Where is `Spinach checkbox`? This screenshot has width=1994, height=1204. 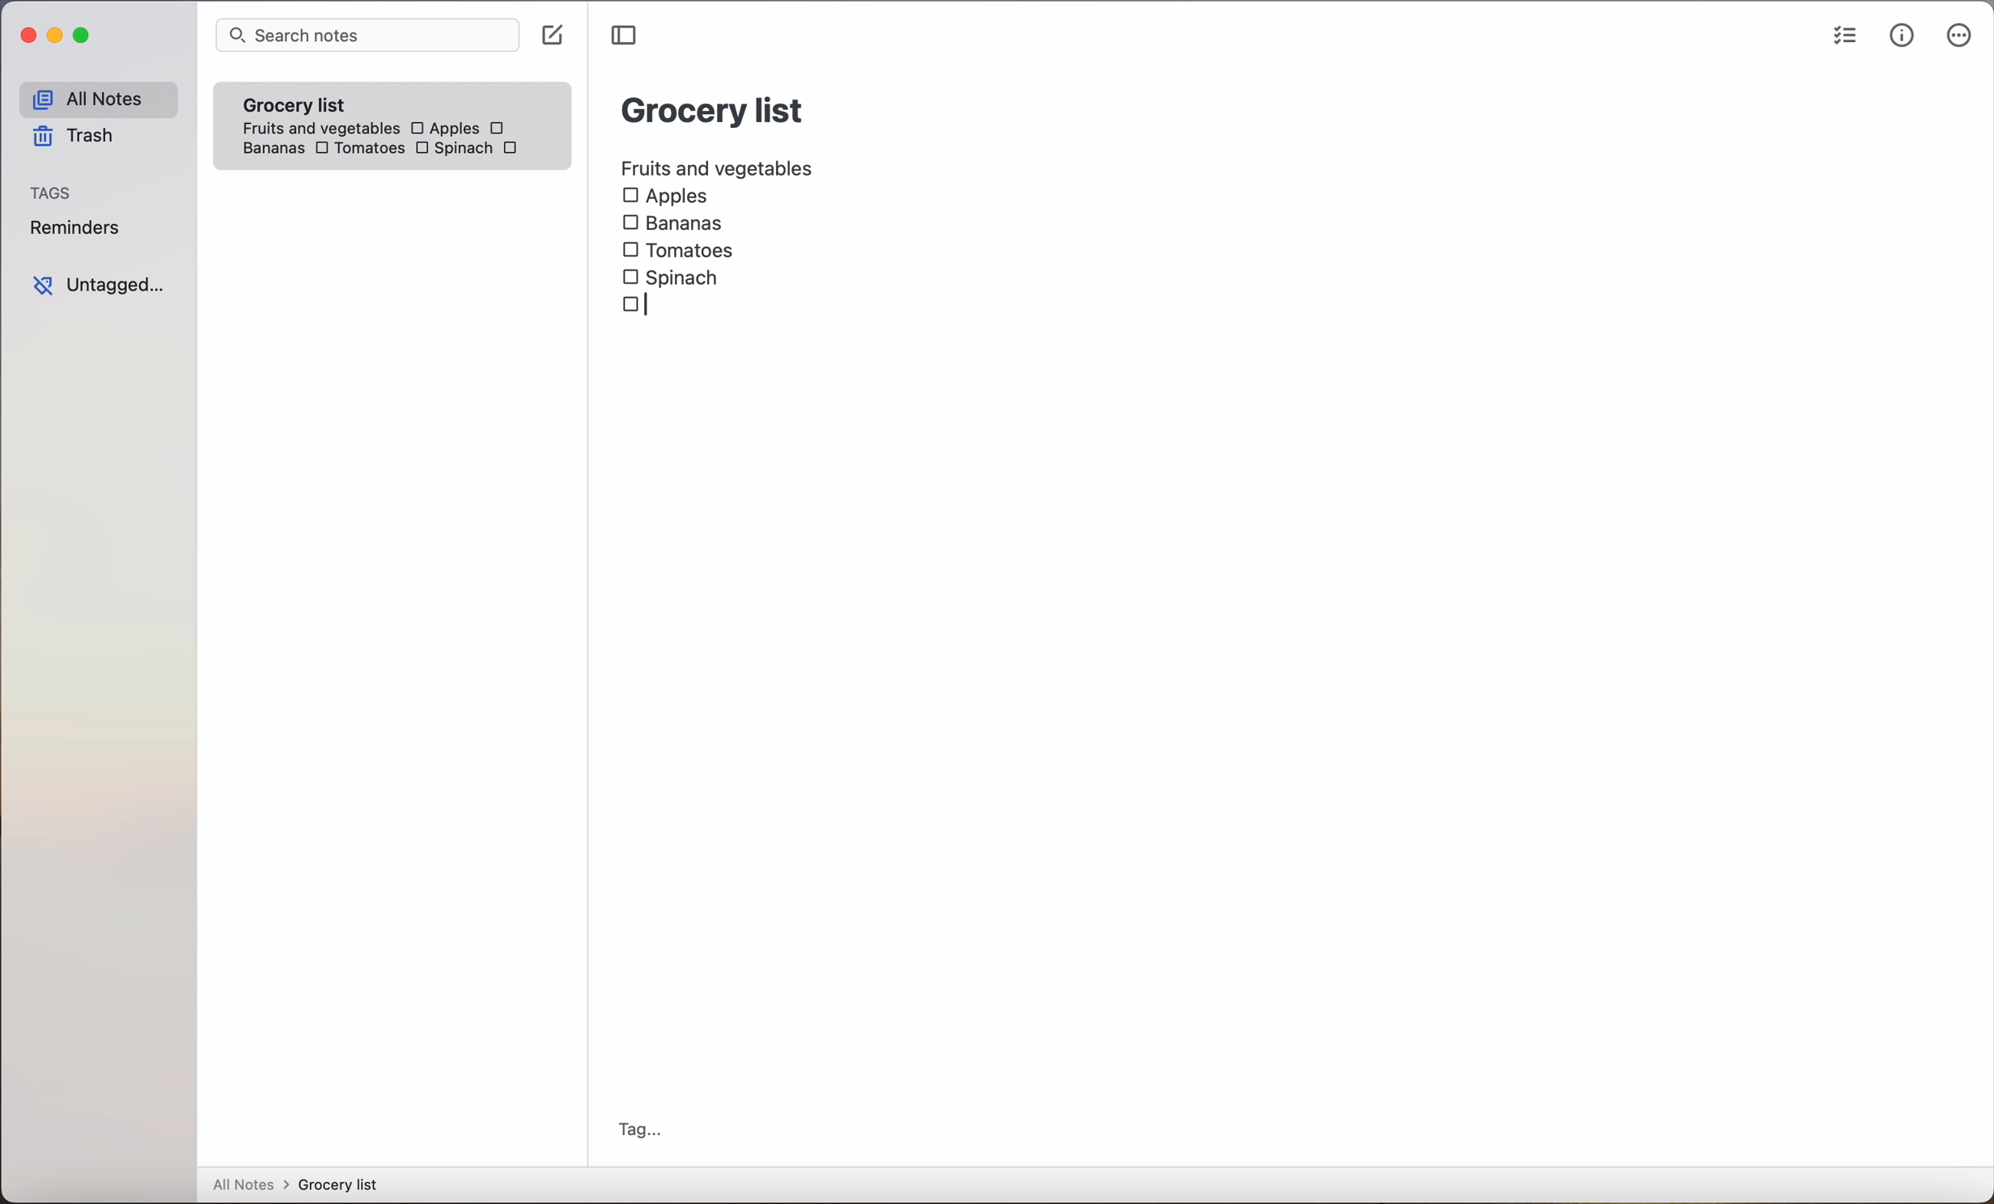
Spinach checkbox is located at coordinates (456, 150).